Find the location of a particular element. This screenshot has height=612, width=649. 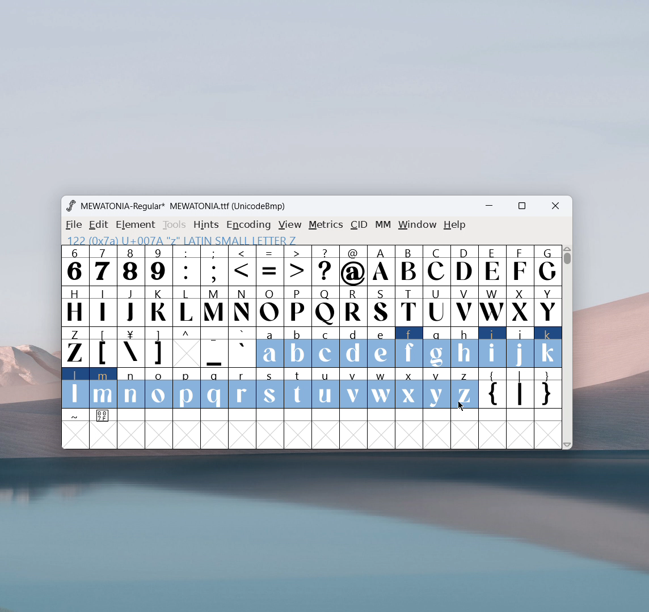

tools is located at coordinates (175, 225).